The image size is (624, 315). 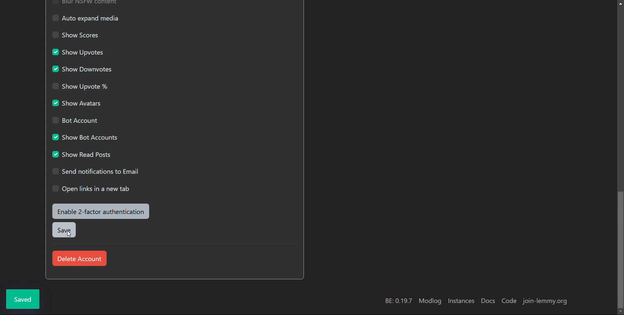 What do you see at coordinates (68, 233) in the screenshot?
I see `Cursor` at bounding box center [68, 233].